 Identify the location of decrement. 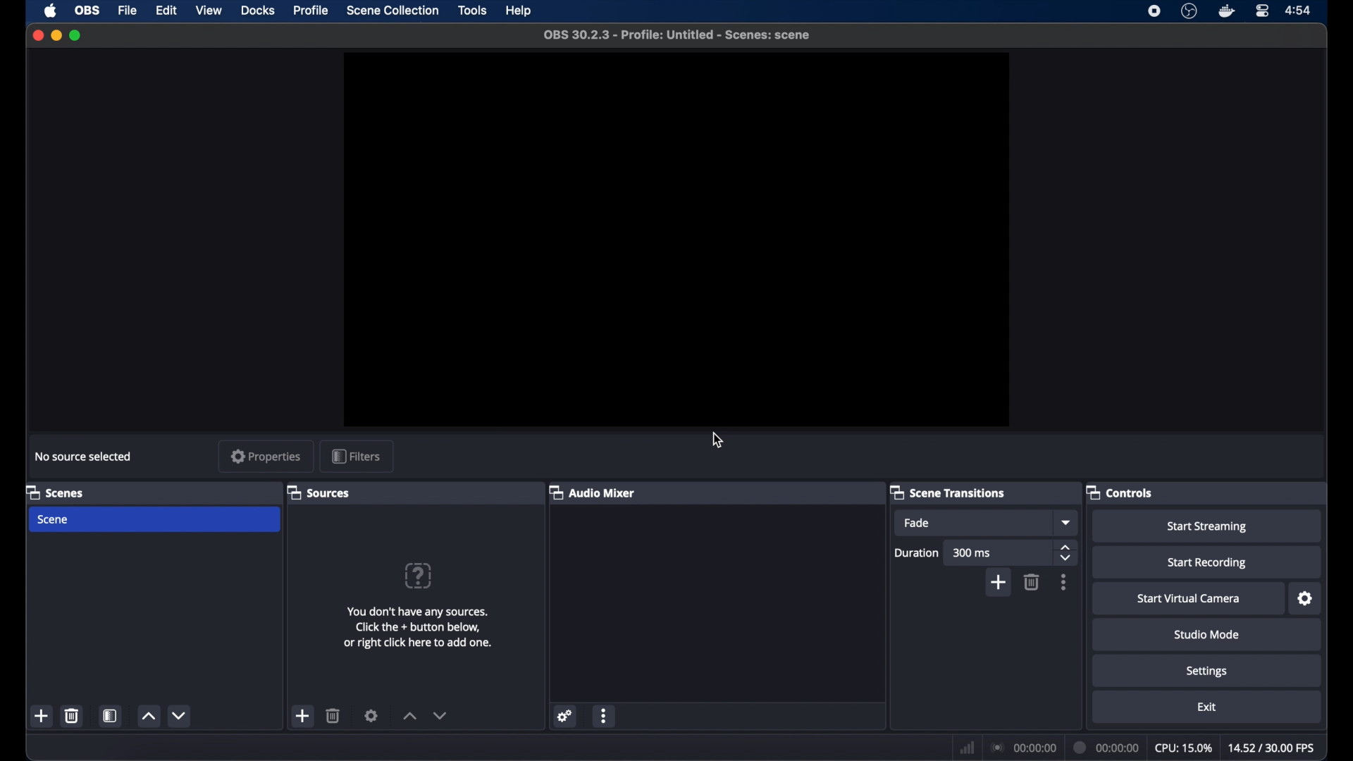
(180, 715).